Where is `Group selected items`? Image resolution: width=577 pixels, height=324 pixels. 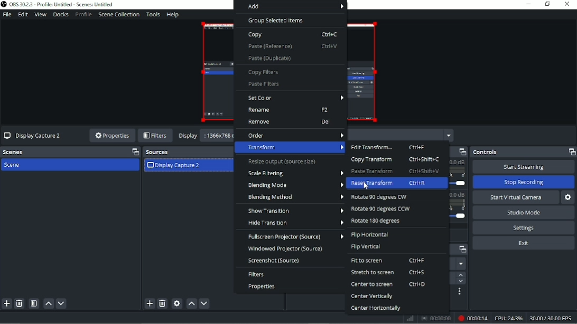
Group selected items is located at coordinates (276, 21).